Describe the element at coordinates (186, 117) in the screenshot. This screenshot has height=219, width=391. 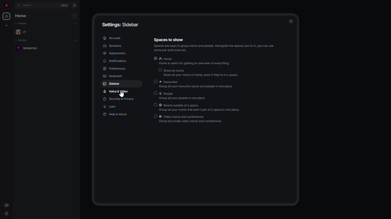
I see `video rooms and conferences` at that location.